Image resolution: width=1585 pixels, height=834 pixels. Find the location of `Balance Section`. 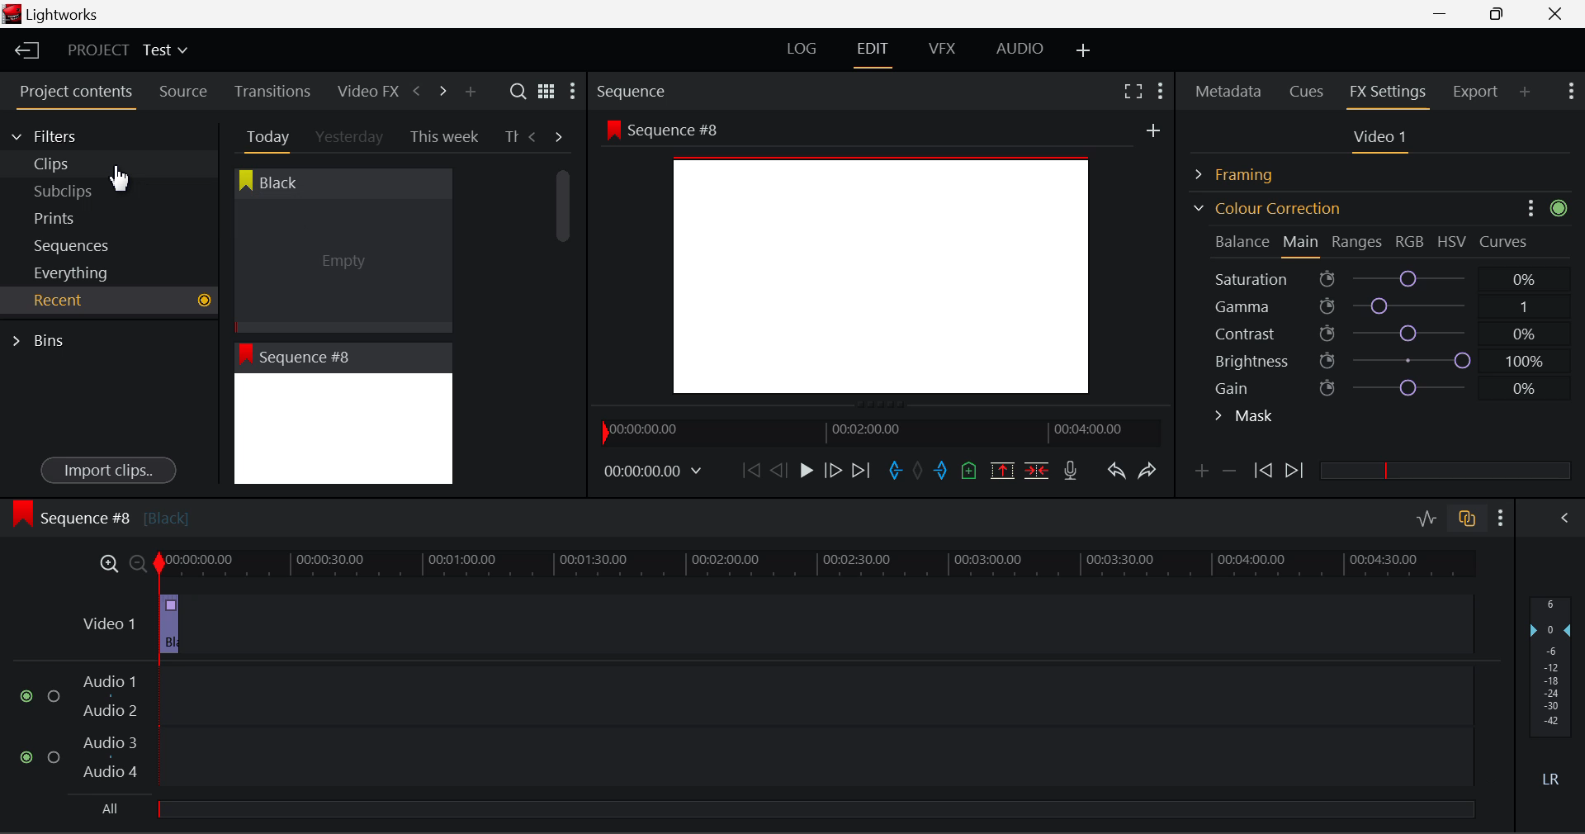

Balance Section is located at coordinates (1244, 241).